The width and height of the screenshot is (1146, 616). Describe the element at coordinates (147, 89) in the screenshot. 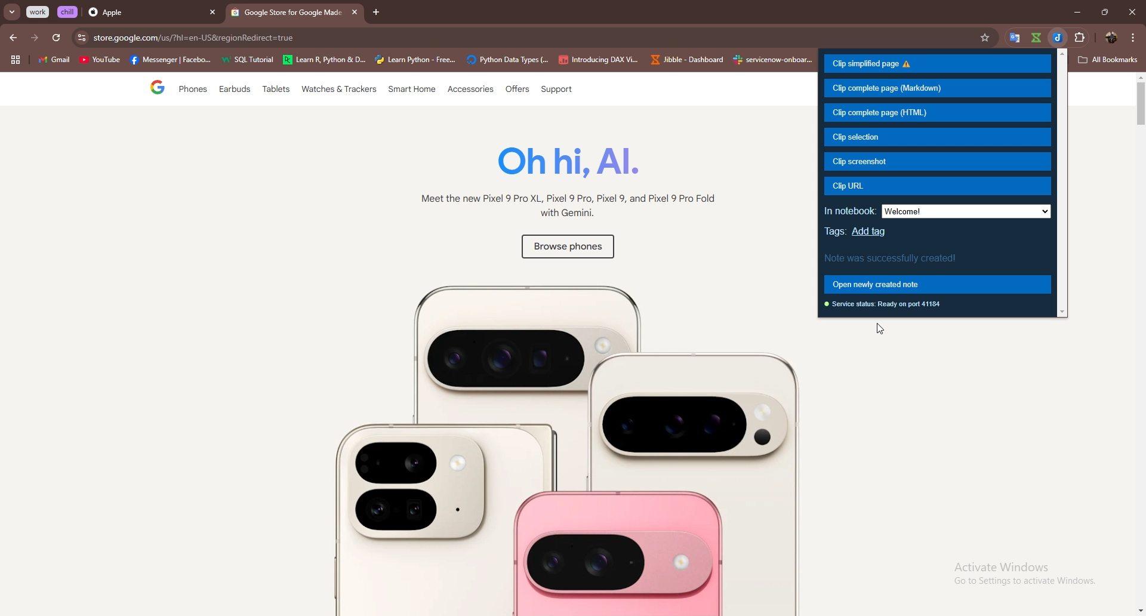

I see `Google page` at that location.